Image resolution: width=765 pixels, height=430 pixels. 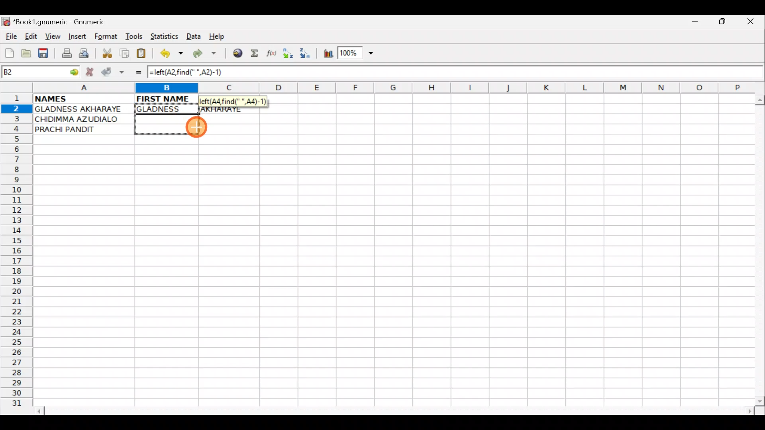 What do you see at coordinates (217, 37) in the screenshot?
I see `Help` at bounding box center [217, 37].